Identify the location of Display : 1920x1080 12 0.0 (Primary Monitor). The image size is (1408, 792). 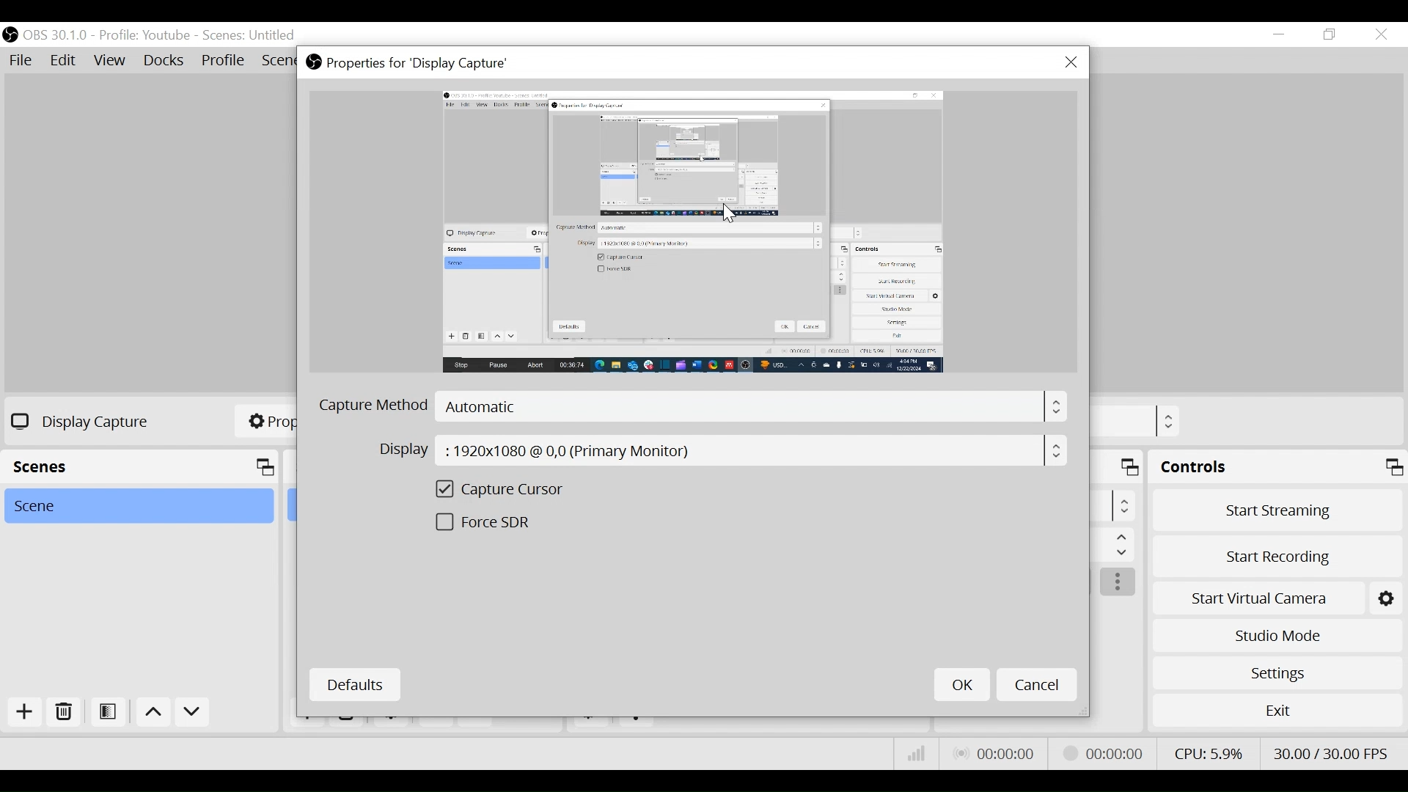
(721, 451).